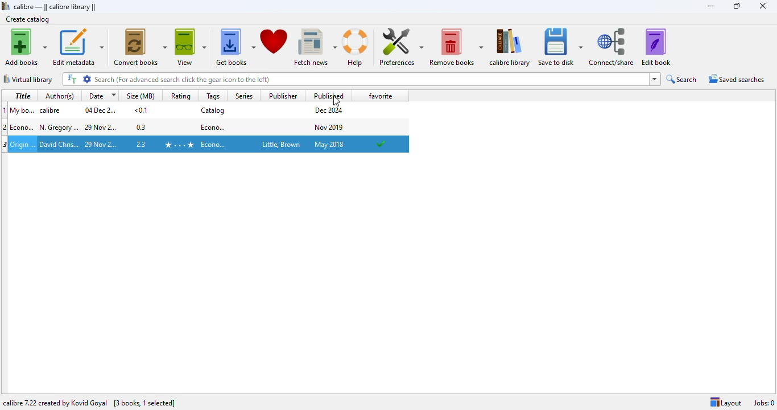 Image resolution: width=777 pixels, height=410 pixels. What do you see at coordinates (191, 47) in the screenshot?
I see `view` at bounding box center [191, 47].